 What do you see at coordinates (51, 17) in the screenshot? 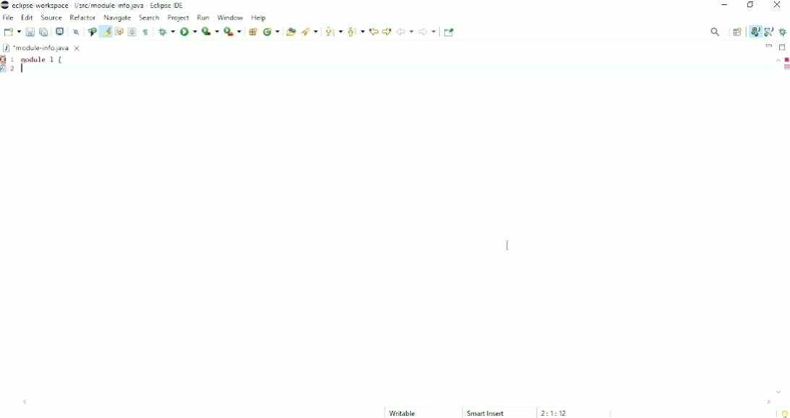
I see `Source` at bounding box center [51, 17].